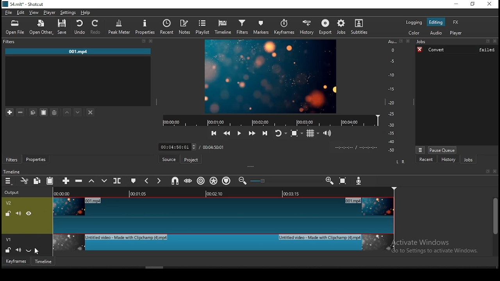 The height and width of the screenshot is (281, 500). What do you see at coordinates (35, 12) in the screenshot?
I see `view` at bounding box center [35, 12].